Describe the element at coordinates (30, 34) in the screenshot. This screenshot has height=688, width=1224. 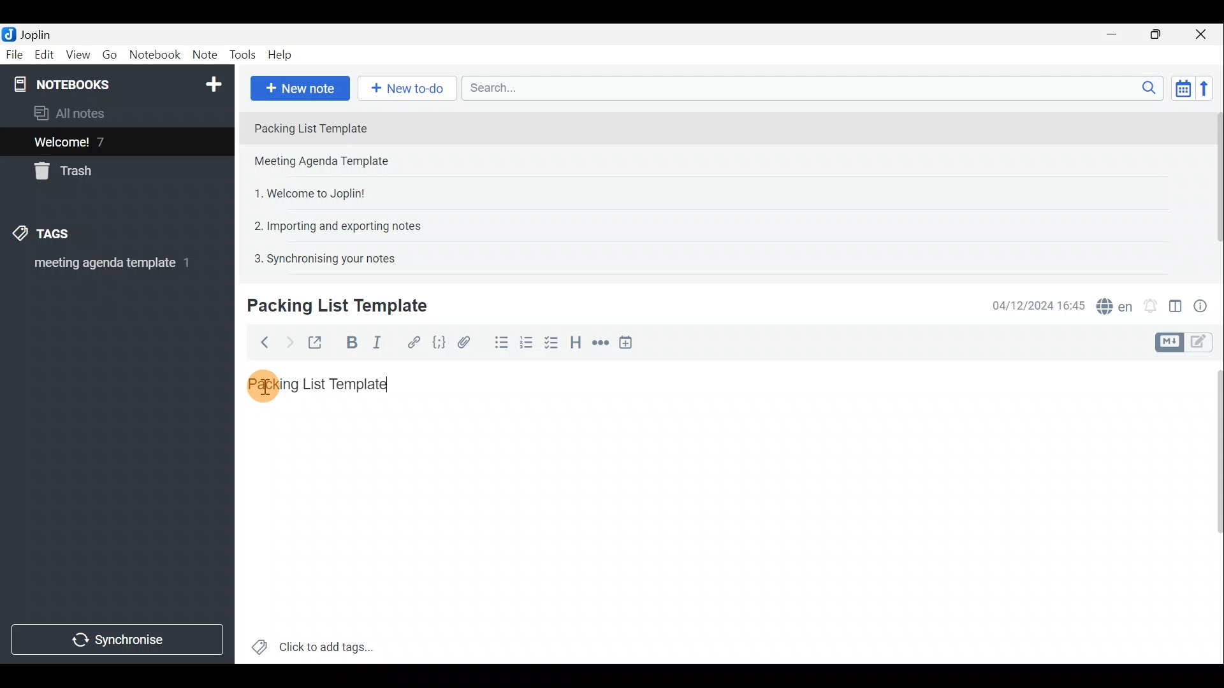
I see `Joplin` at that location.